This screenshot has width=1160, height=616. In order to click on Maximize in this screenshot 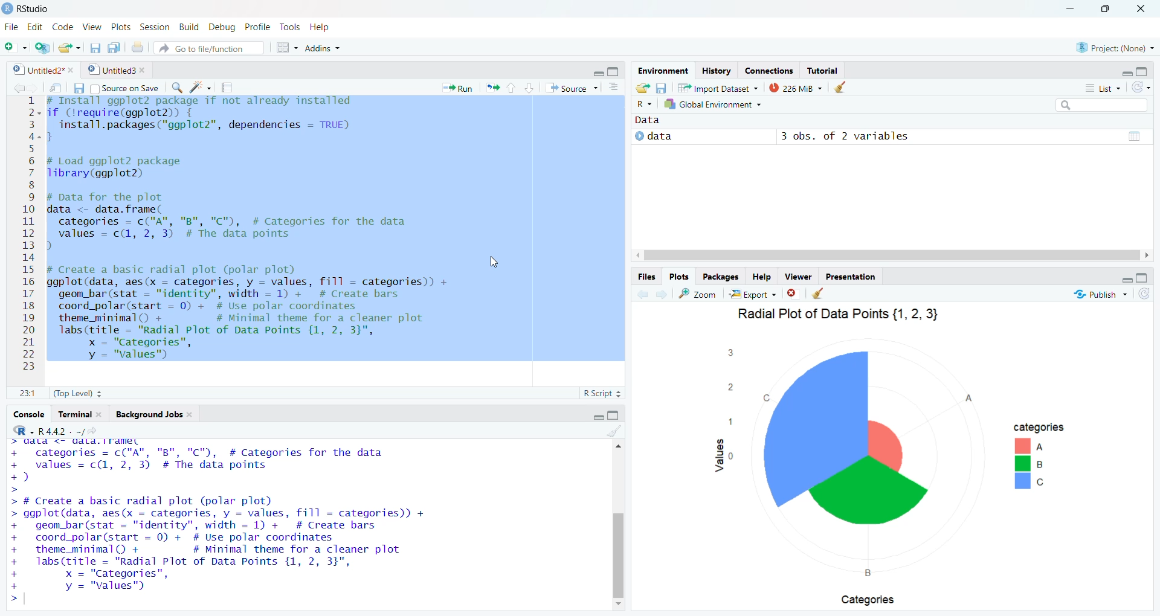, I will do `click(1144, 275)`.